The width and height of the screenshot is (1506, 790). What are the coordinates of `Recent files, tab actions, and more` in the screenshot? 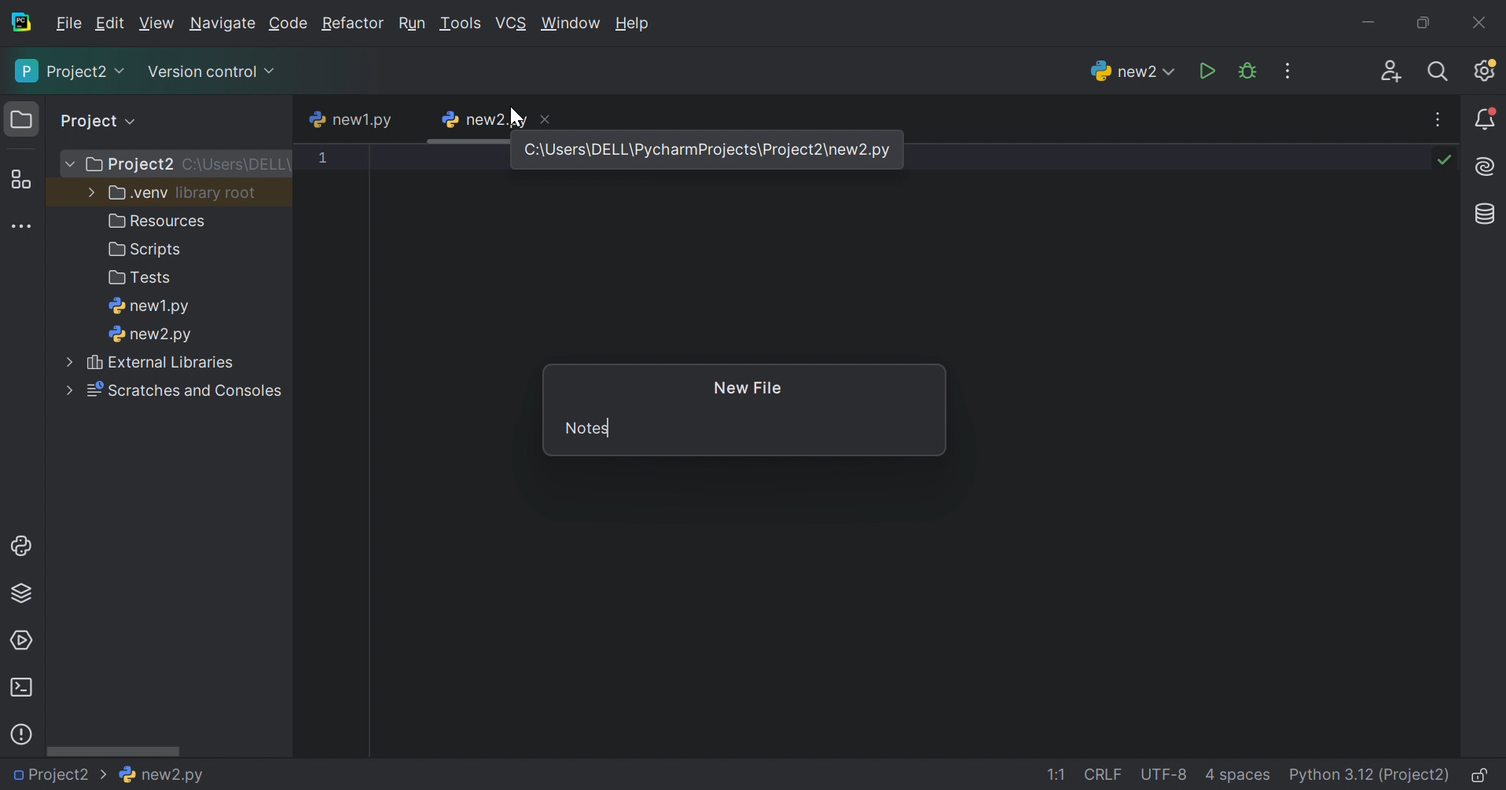 It's located at (1439, 119).